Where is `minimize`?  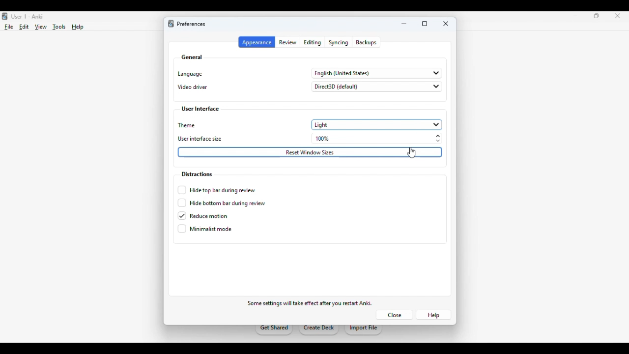 minimize is located at coordinates (404, 24).